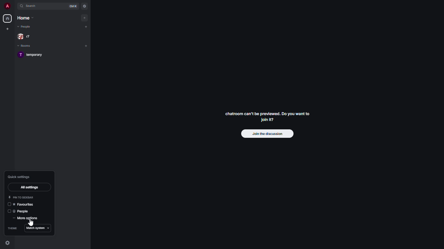  I want to click on pin to sidebar, so click(21, 197).